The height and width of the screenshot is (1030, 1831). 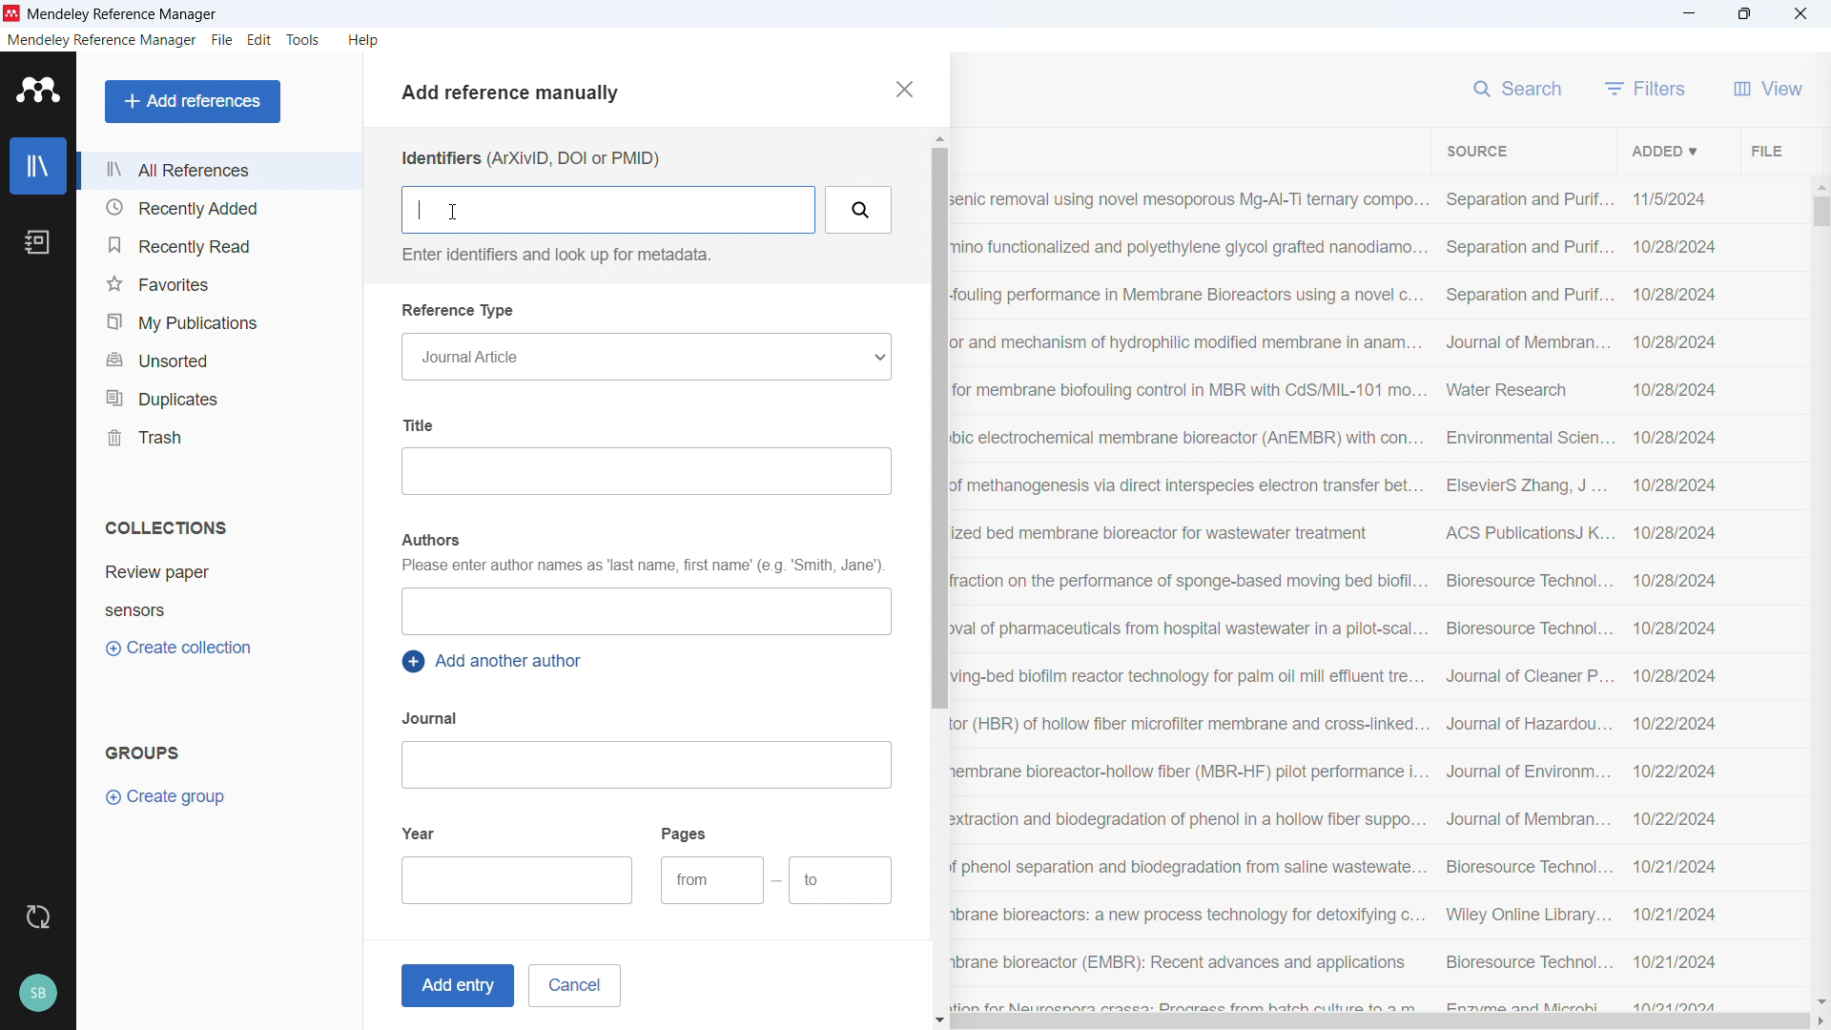 I want to click on Notebook , so click(x=37, y=242).